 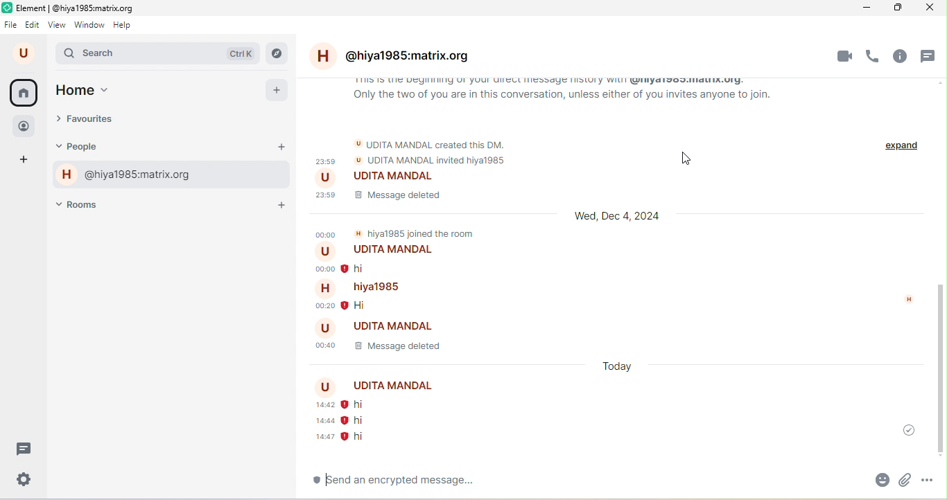 I want to click on udita mandal, so click(x=382, y=386).